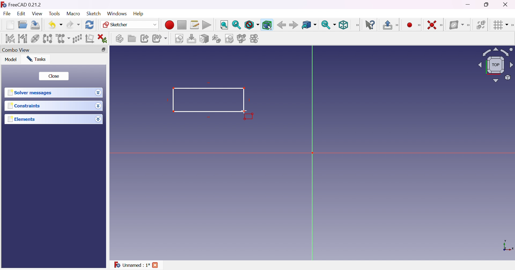 The width and height of the screenshot is (515, 270). I want to click on Cursor, so click(244, 111).